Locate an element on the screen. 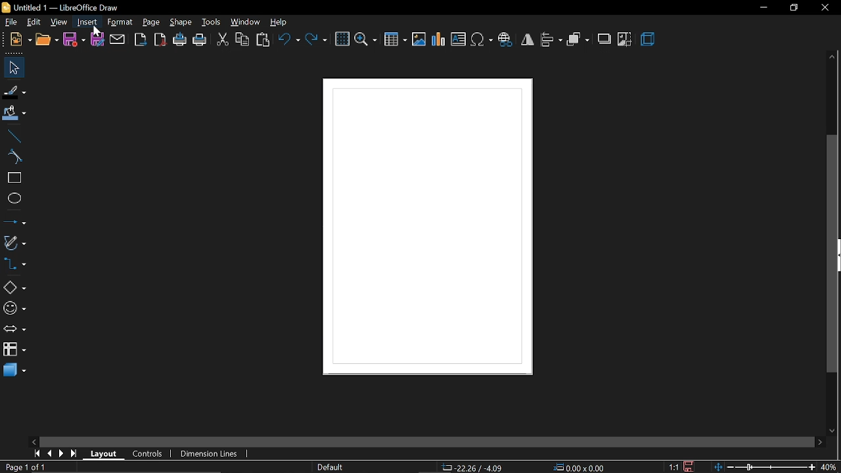  page is located at coordinates (151, 22).